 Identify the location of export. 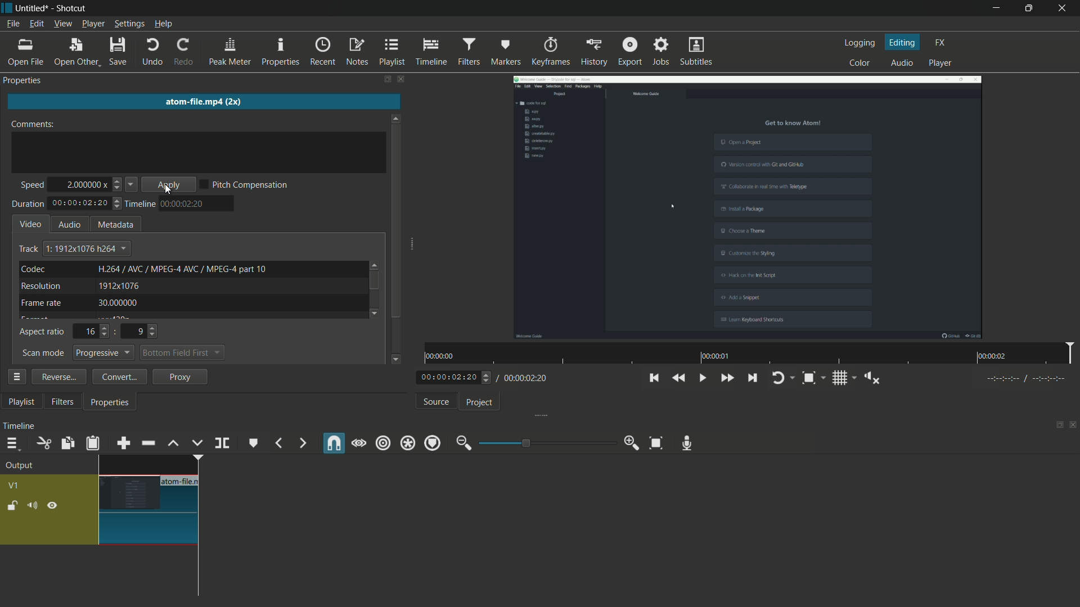
(631, 52).